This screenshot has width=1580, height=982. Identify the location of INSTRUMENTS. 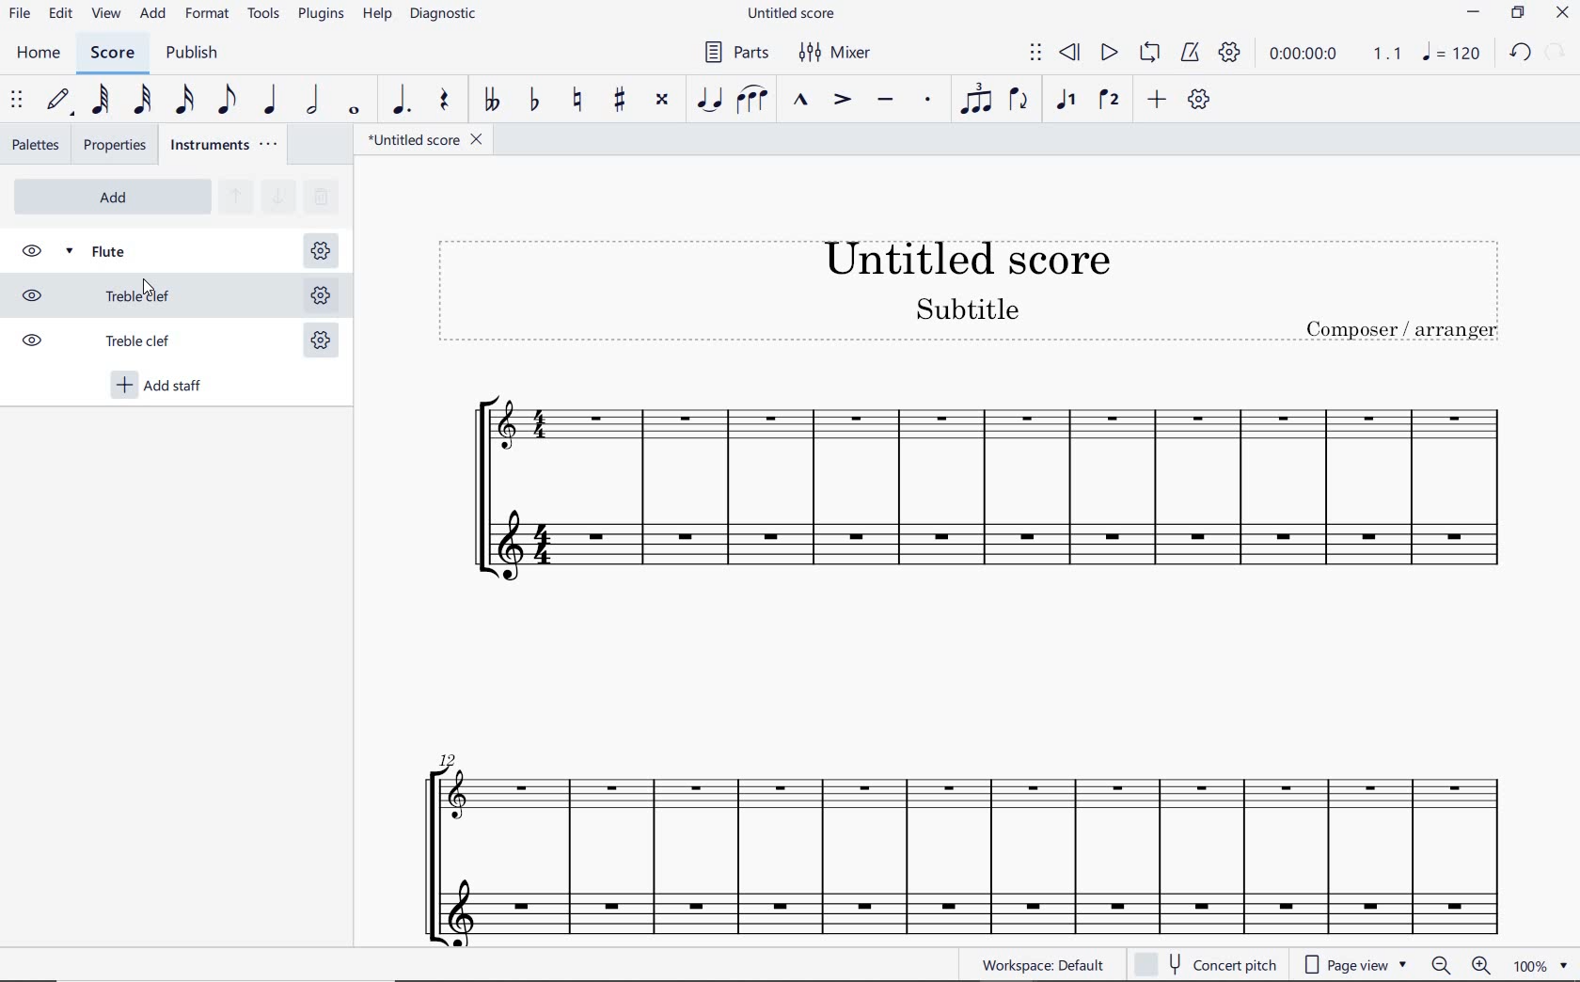
(227, 146).